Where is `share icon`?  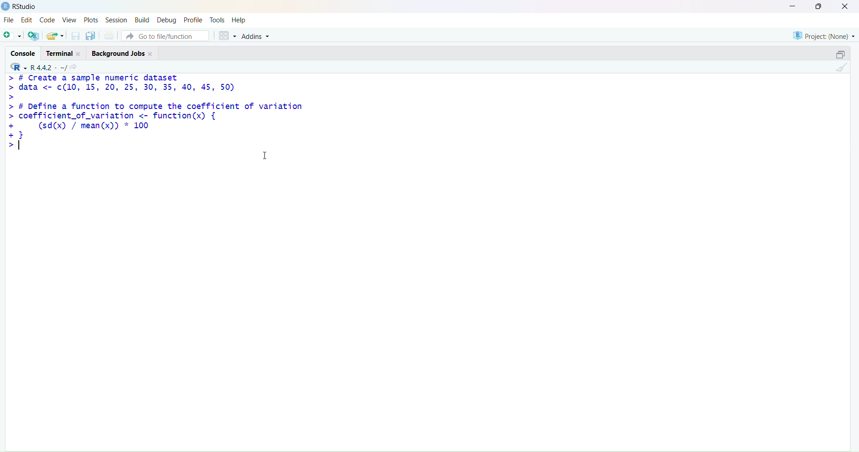
share icon is located at coordinates (74, 67).